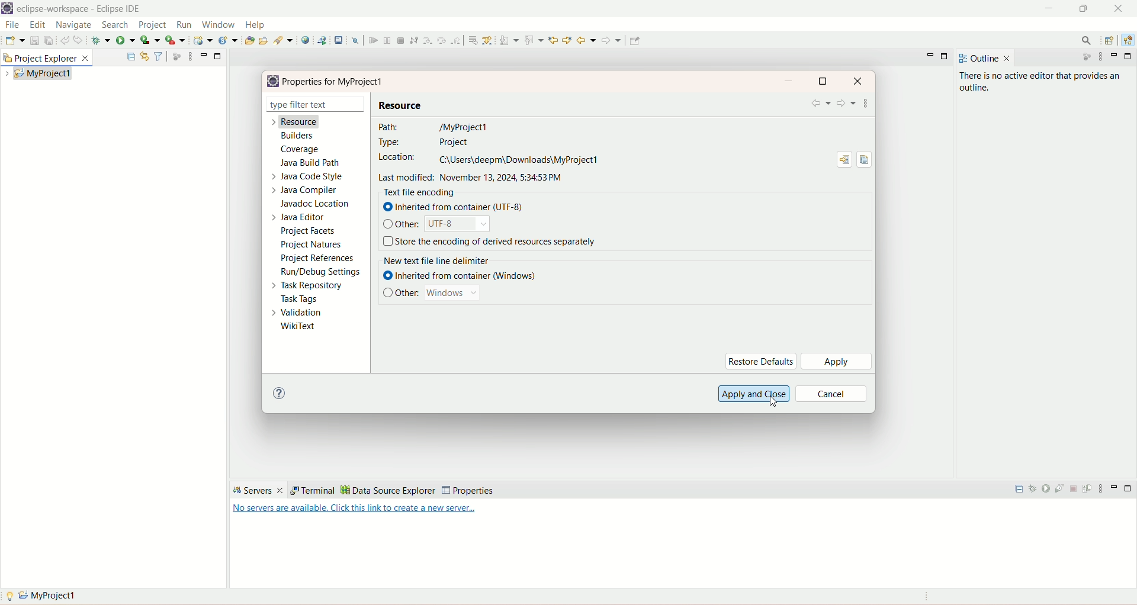 The image size is (1137, 605). What do you see at coordinates (386, 227) in the screenshot?
I see `check box` at bounding box center [386, 227].